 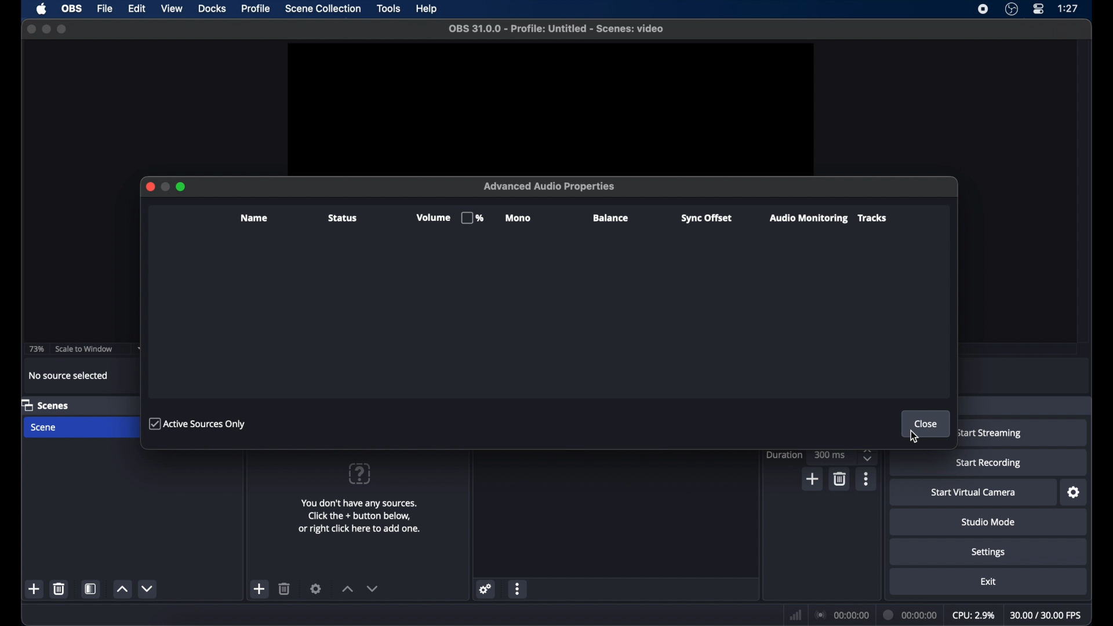 What do you see at coordinates (347, 588) in the screenshot?
I see `increment` at bounding box center [347, 588].